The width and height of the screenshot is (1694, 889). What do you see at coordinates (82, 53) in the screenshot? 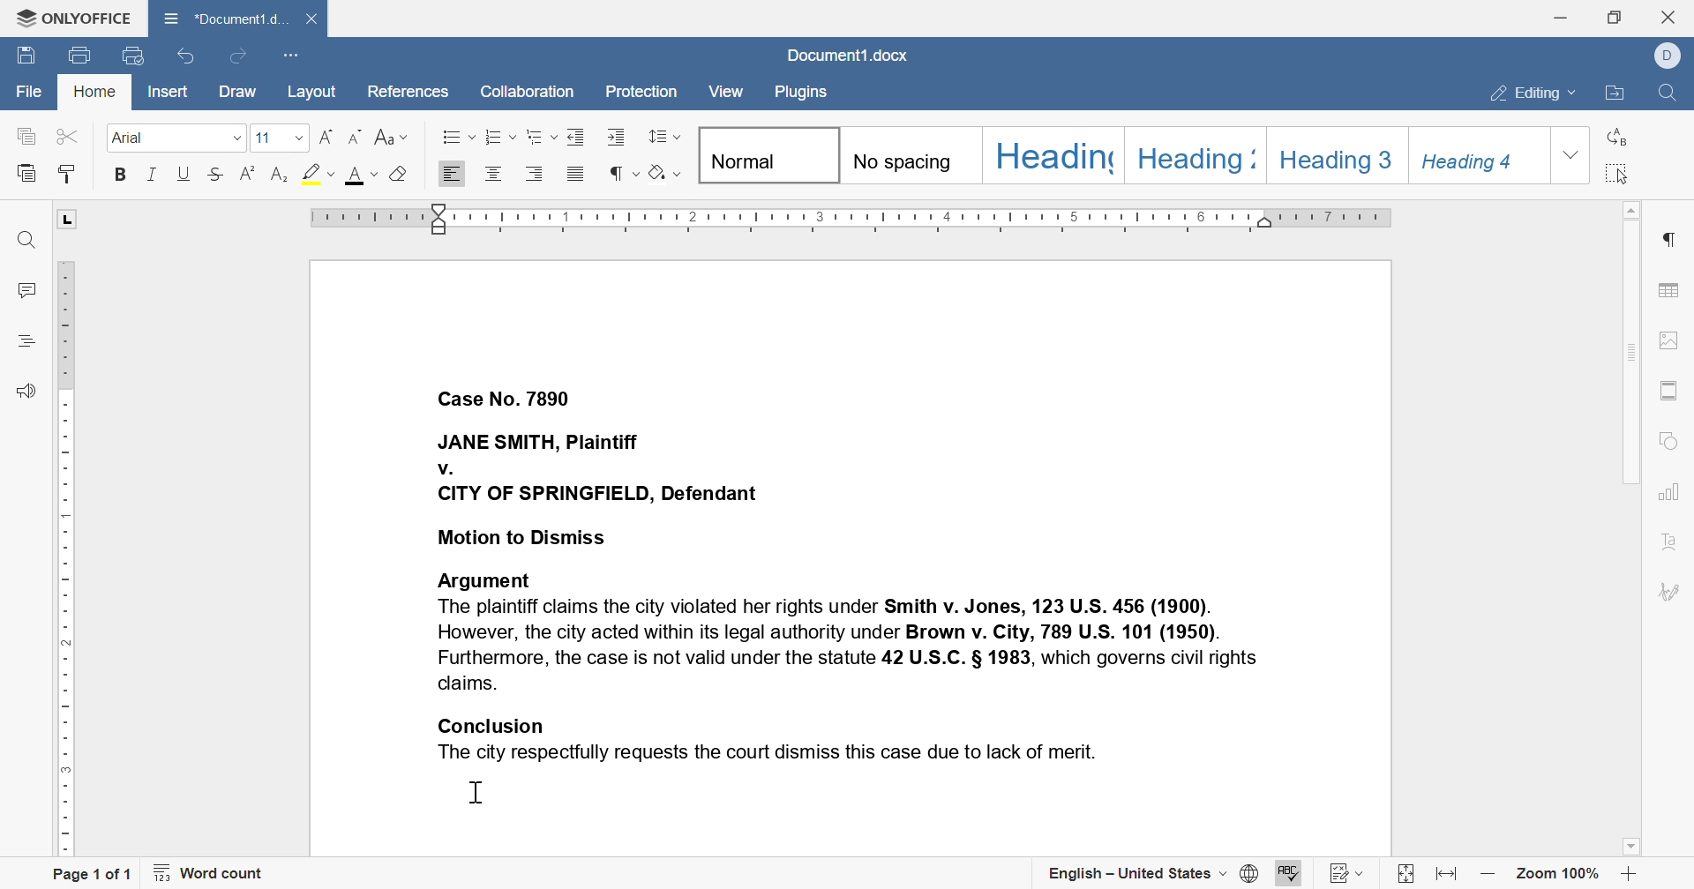
I see `quick print` at bounding box center [82, 53].